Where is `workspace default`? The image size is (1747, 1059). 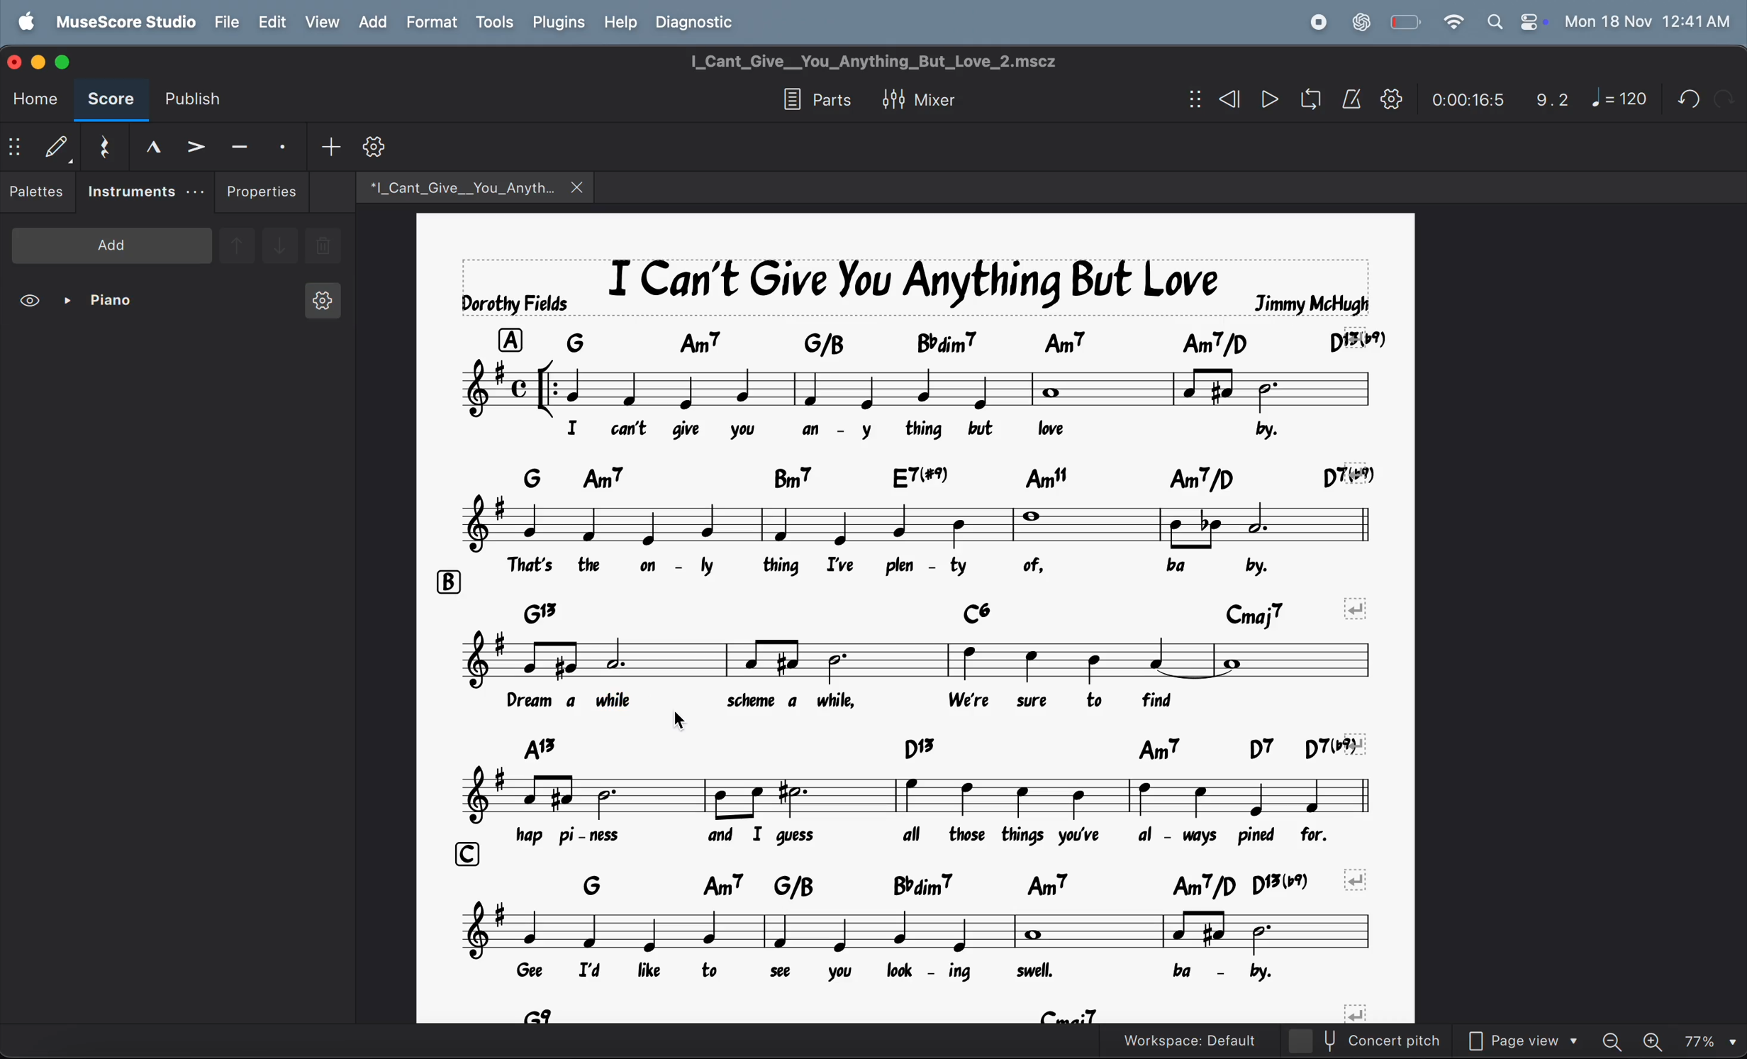 workspace default is located at coordinates (1183, 1040).